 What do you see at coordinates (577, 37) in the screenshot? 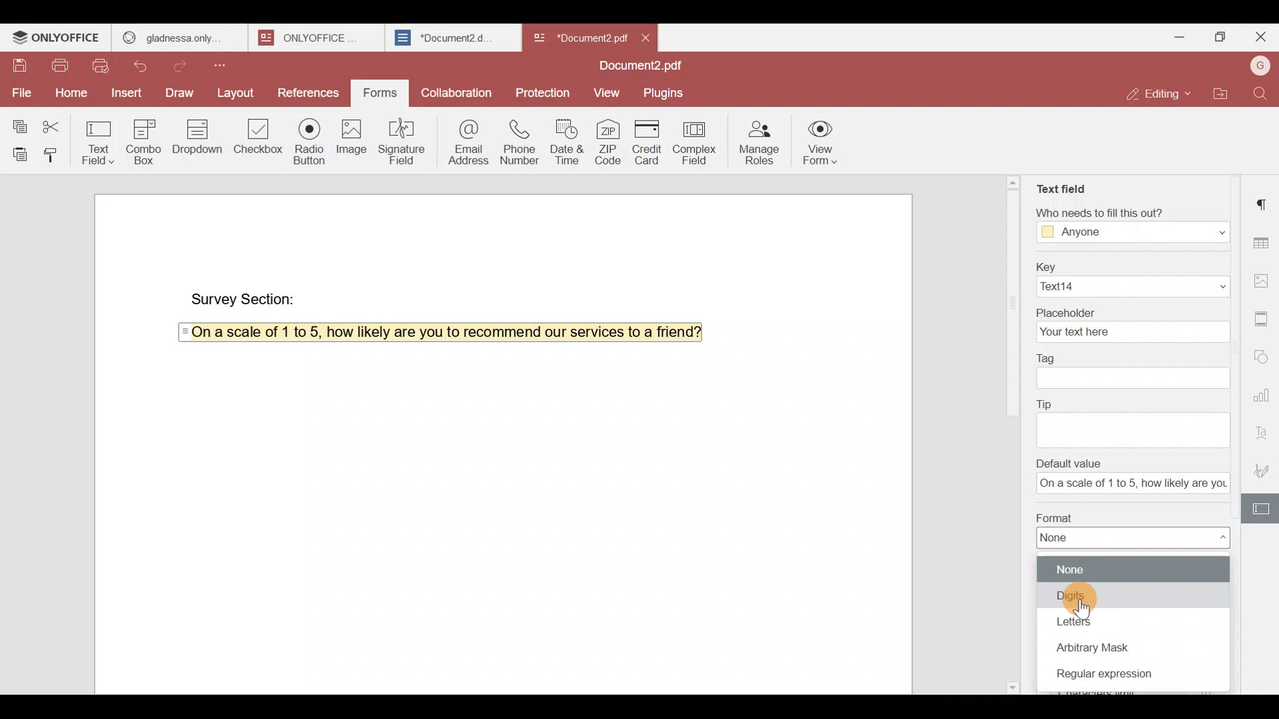
I see `*Document2 pd` at bounding box center [577, 37].